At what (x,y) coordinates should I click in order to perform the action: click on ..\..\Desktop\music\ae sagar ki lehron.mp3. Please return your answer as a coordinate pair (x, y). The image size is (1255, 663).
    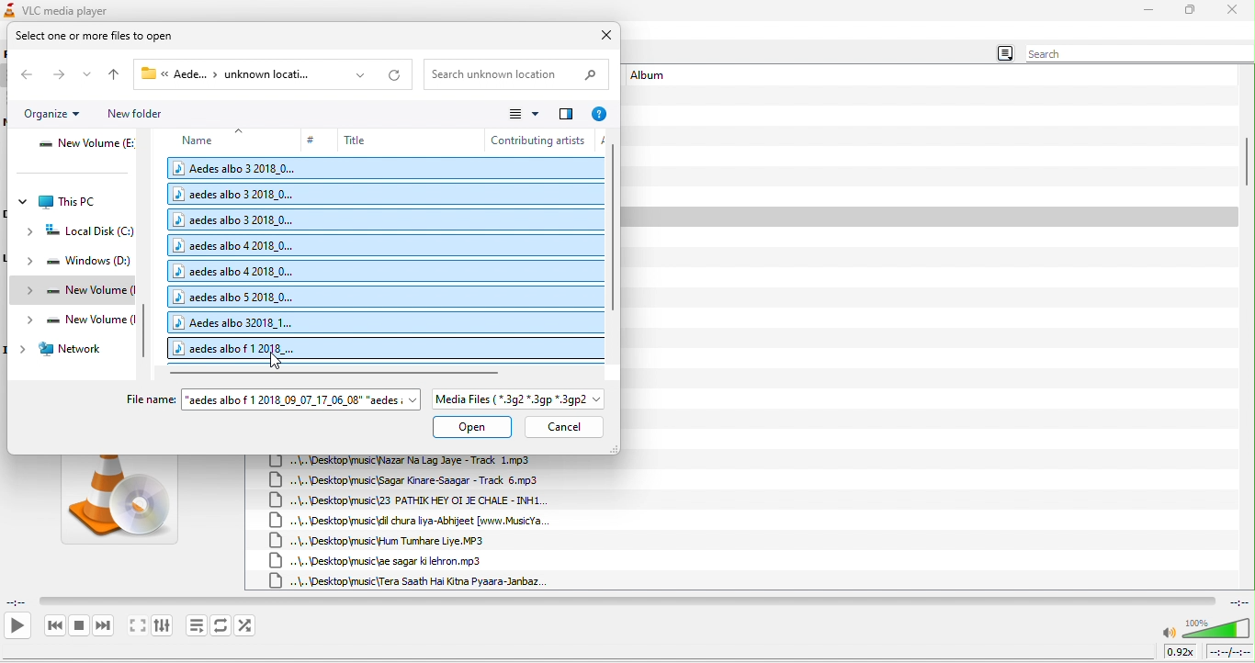
    Looking at the image, I should click on (384, 561).